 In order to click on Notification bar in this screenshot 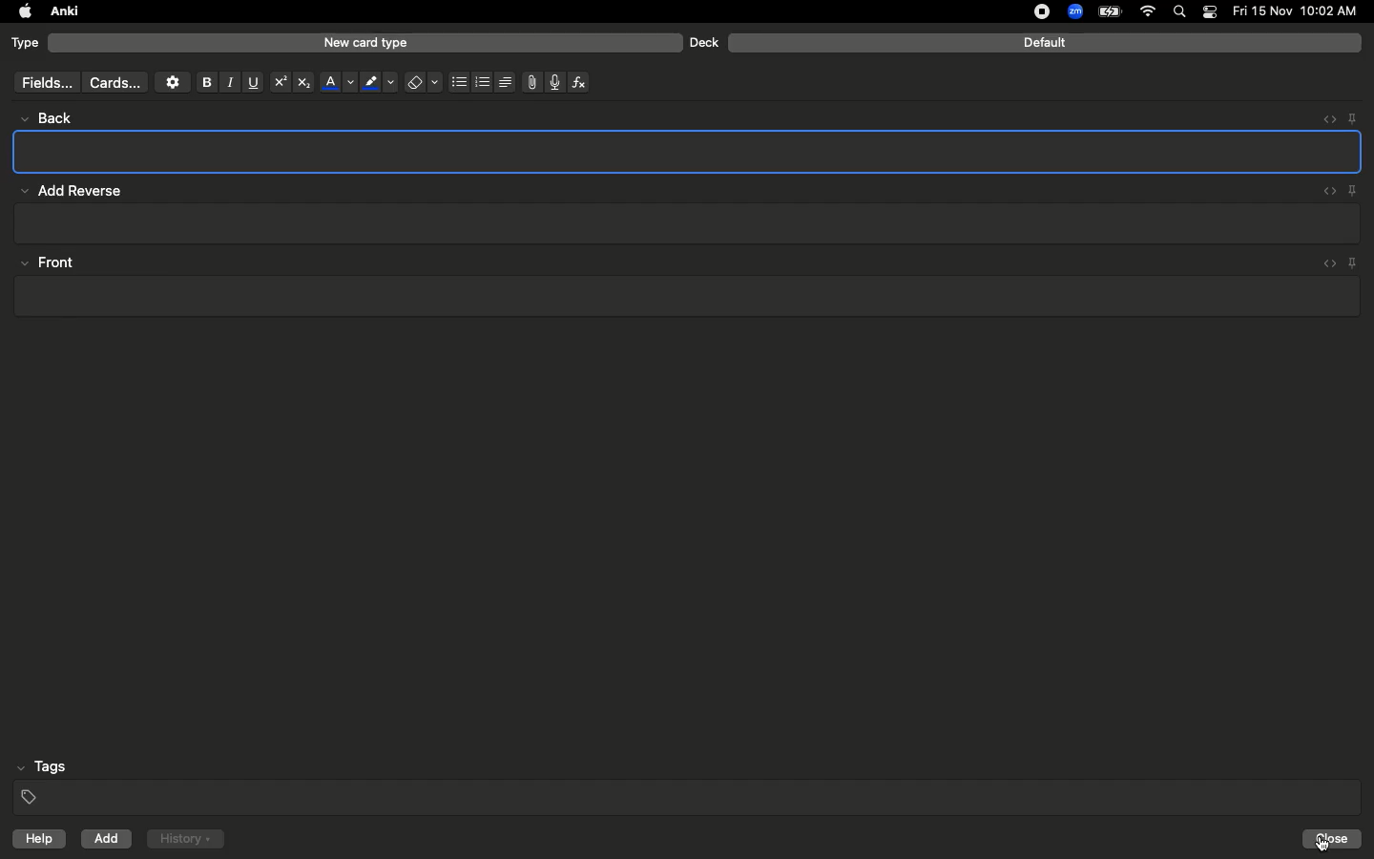, I will do `click(1210, 12)`.